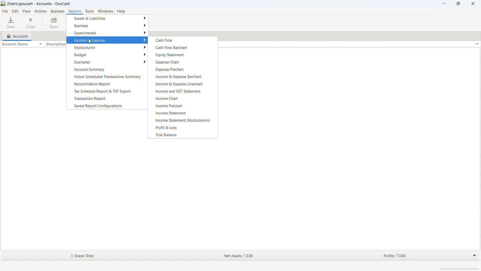 This screenshot has width=481, height=271. Describe the element at coordinates (106, 84) in the screenshot. I see `reconciliation repport` at that location.